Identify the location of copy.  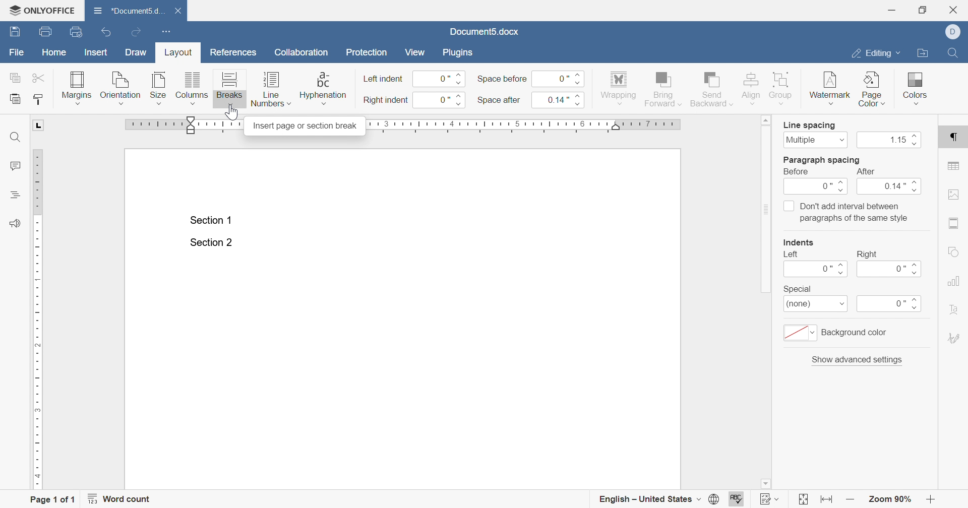
(14, 78).